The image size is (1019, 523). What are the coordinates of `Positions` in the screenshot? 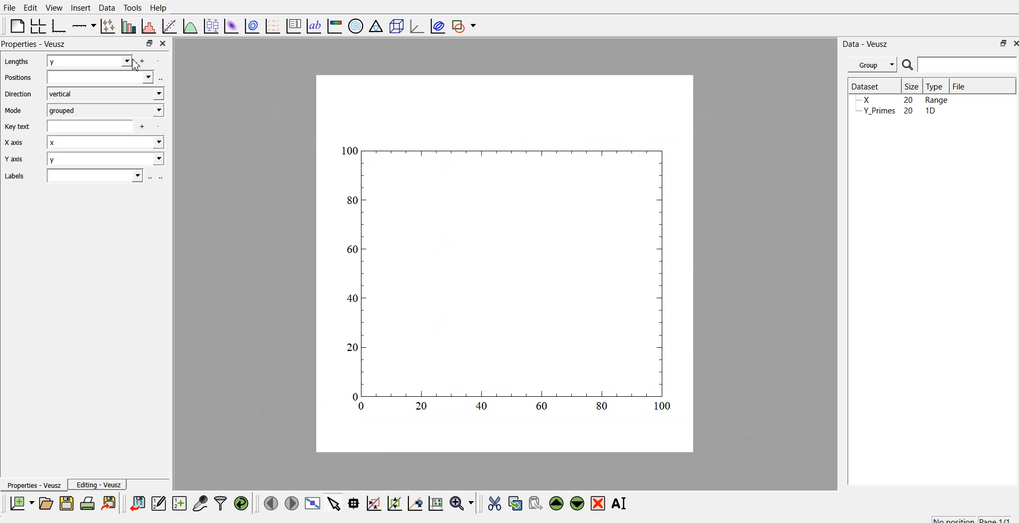 It's located at (85, 78).